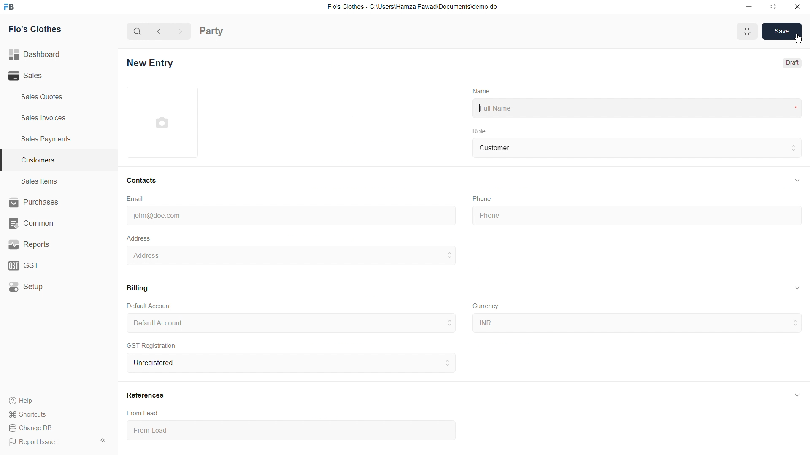  Describe the element at coordinates (795, 287) in the screenshot. I see `expand` at that location.